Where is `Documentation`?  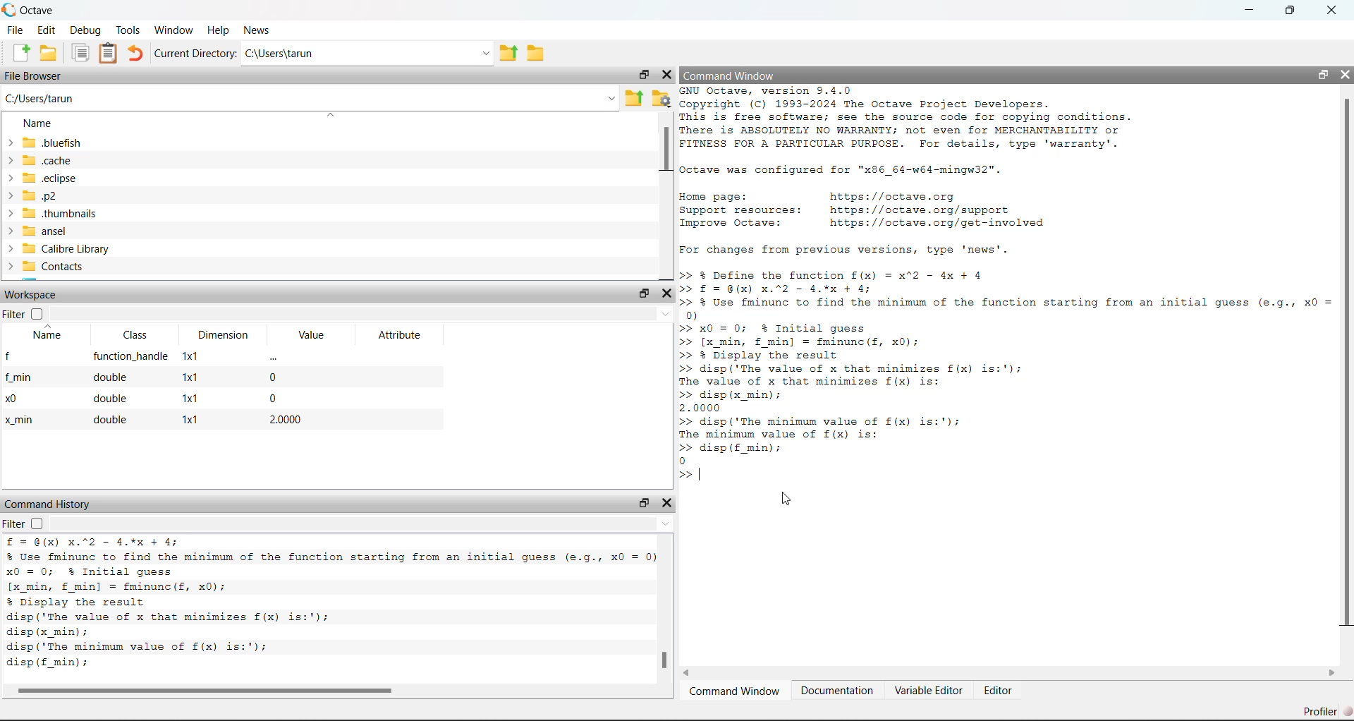
Documentation is located at coordinates (838, 688).